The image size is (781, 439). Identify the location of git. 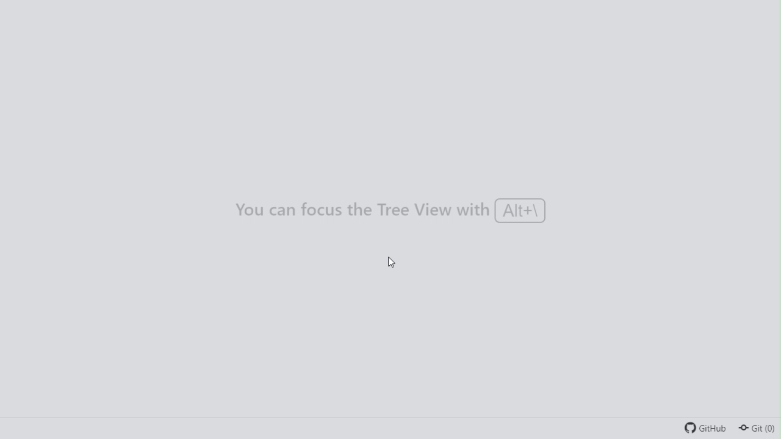
(758, 429).